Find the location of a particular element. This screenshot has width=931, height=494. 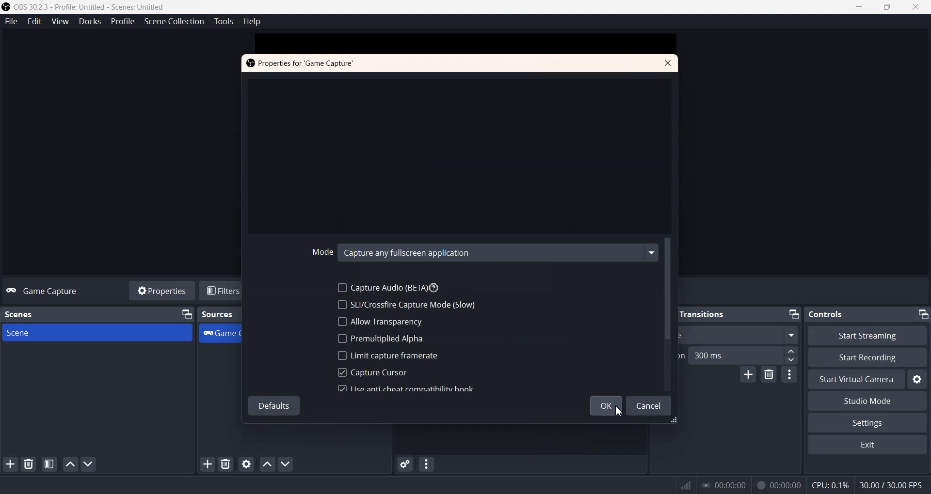

Cursor is located at coordinates (618, 411).